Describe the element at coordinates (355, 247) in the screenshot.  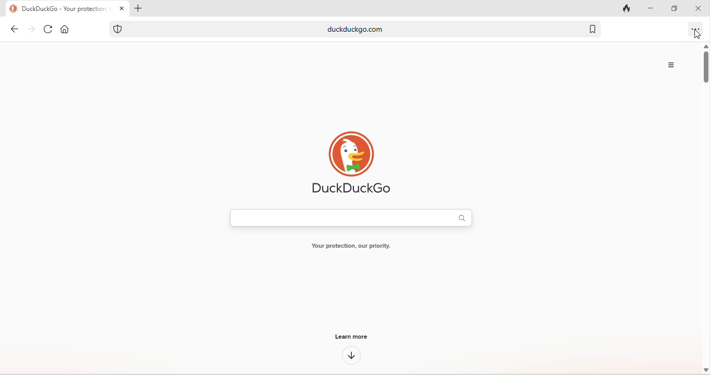
I see `your protection our priority` at that location.